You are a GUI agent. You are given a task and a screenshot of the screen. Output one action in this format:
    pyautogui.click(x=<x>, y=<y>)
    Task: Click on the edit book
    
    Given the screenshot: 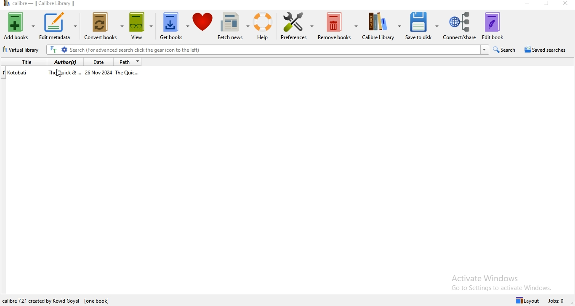 What is the action you would take?
    pyautogui.click(x=492, y=26)
    